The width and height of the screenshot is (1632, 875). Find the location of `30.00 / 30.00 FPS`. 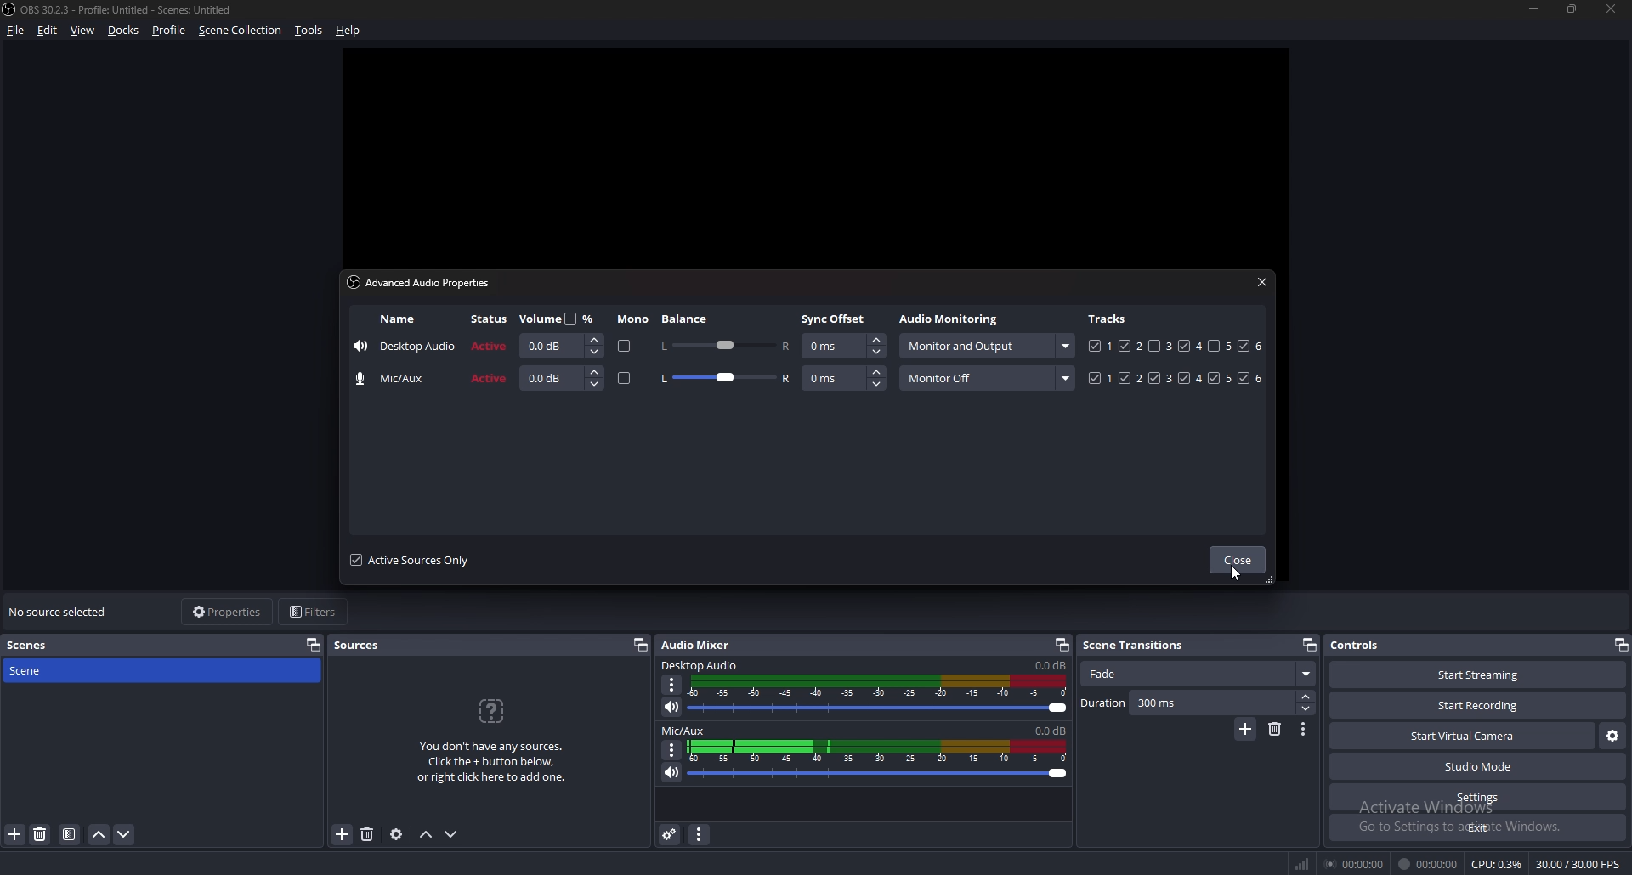

30.00 / 30.00 FPS is located at coordinates (1577, 864).